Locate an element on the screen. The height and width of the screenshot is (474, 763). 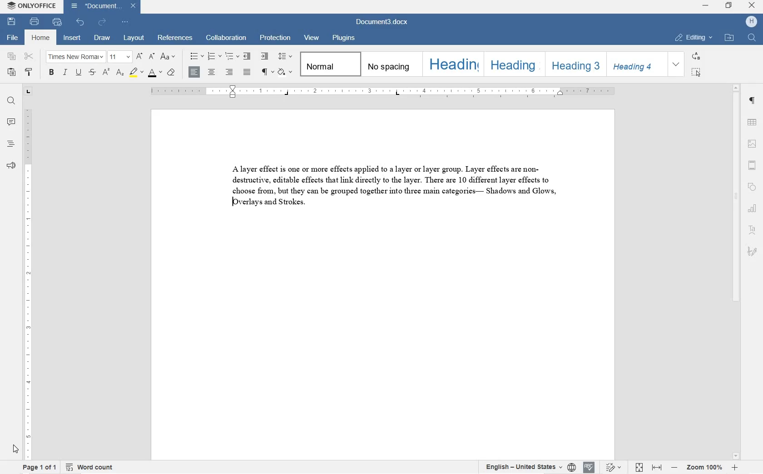
zoom out or in is located at coordinates (703, 468).